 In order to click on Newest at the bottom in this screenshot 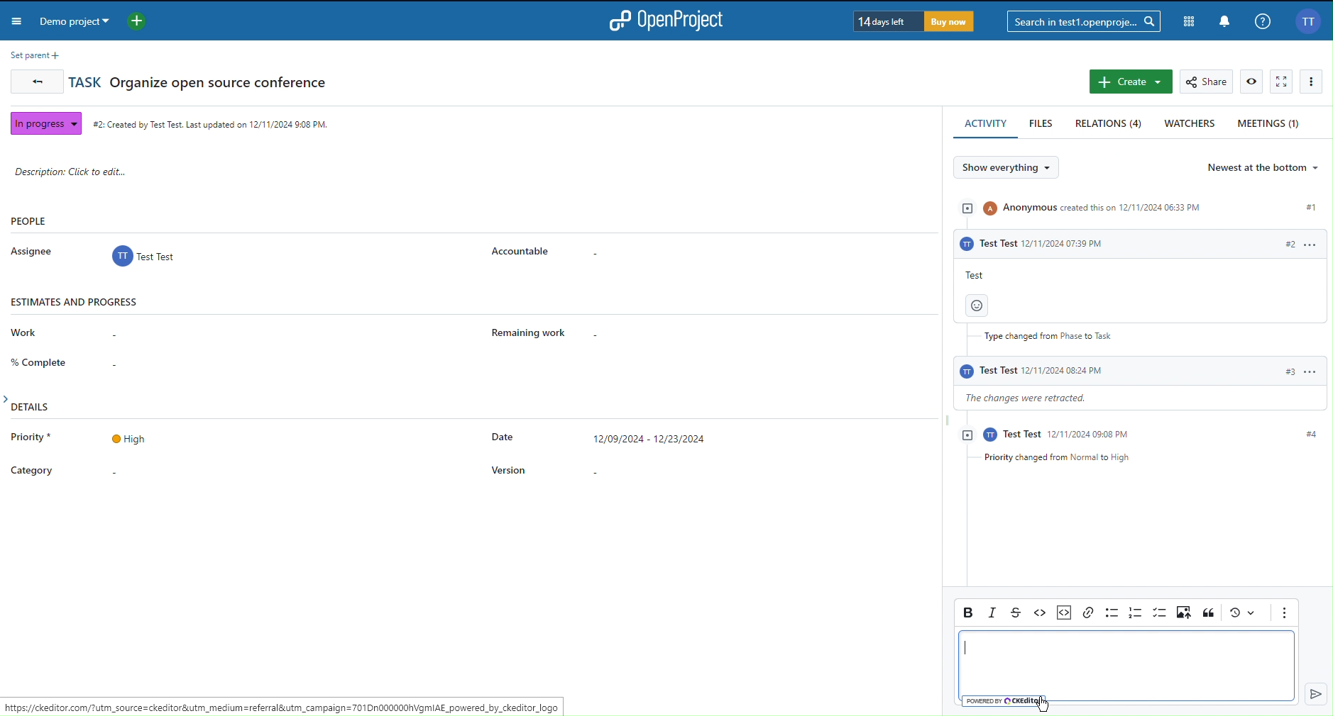, I will do `click(1265, 167)`.